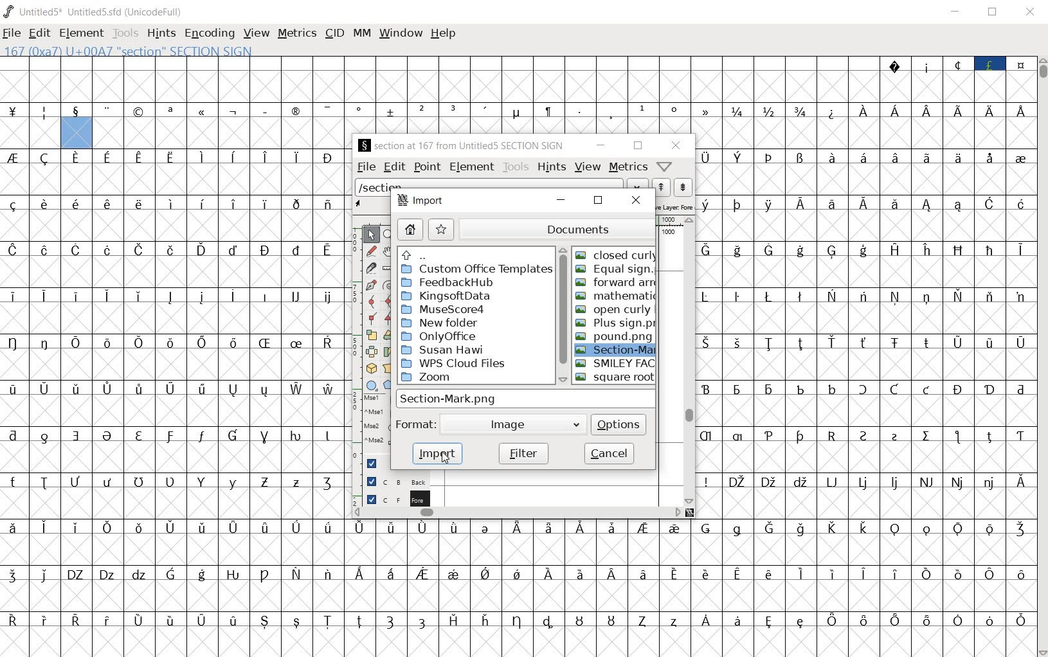 This screenshot has width=1048, height=657. I want to click on empty cells, so click(863, 180).